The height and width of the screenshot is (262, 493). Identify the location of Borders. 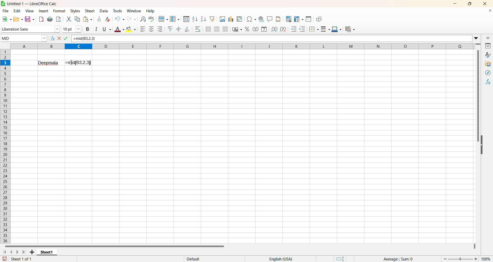
(314, 29).